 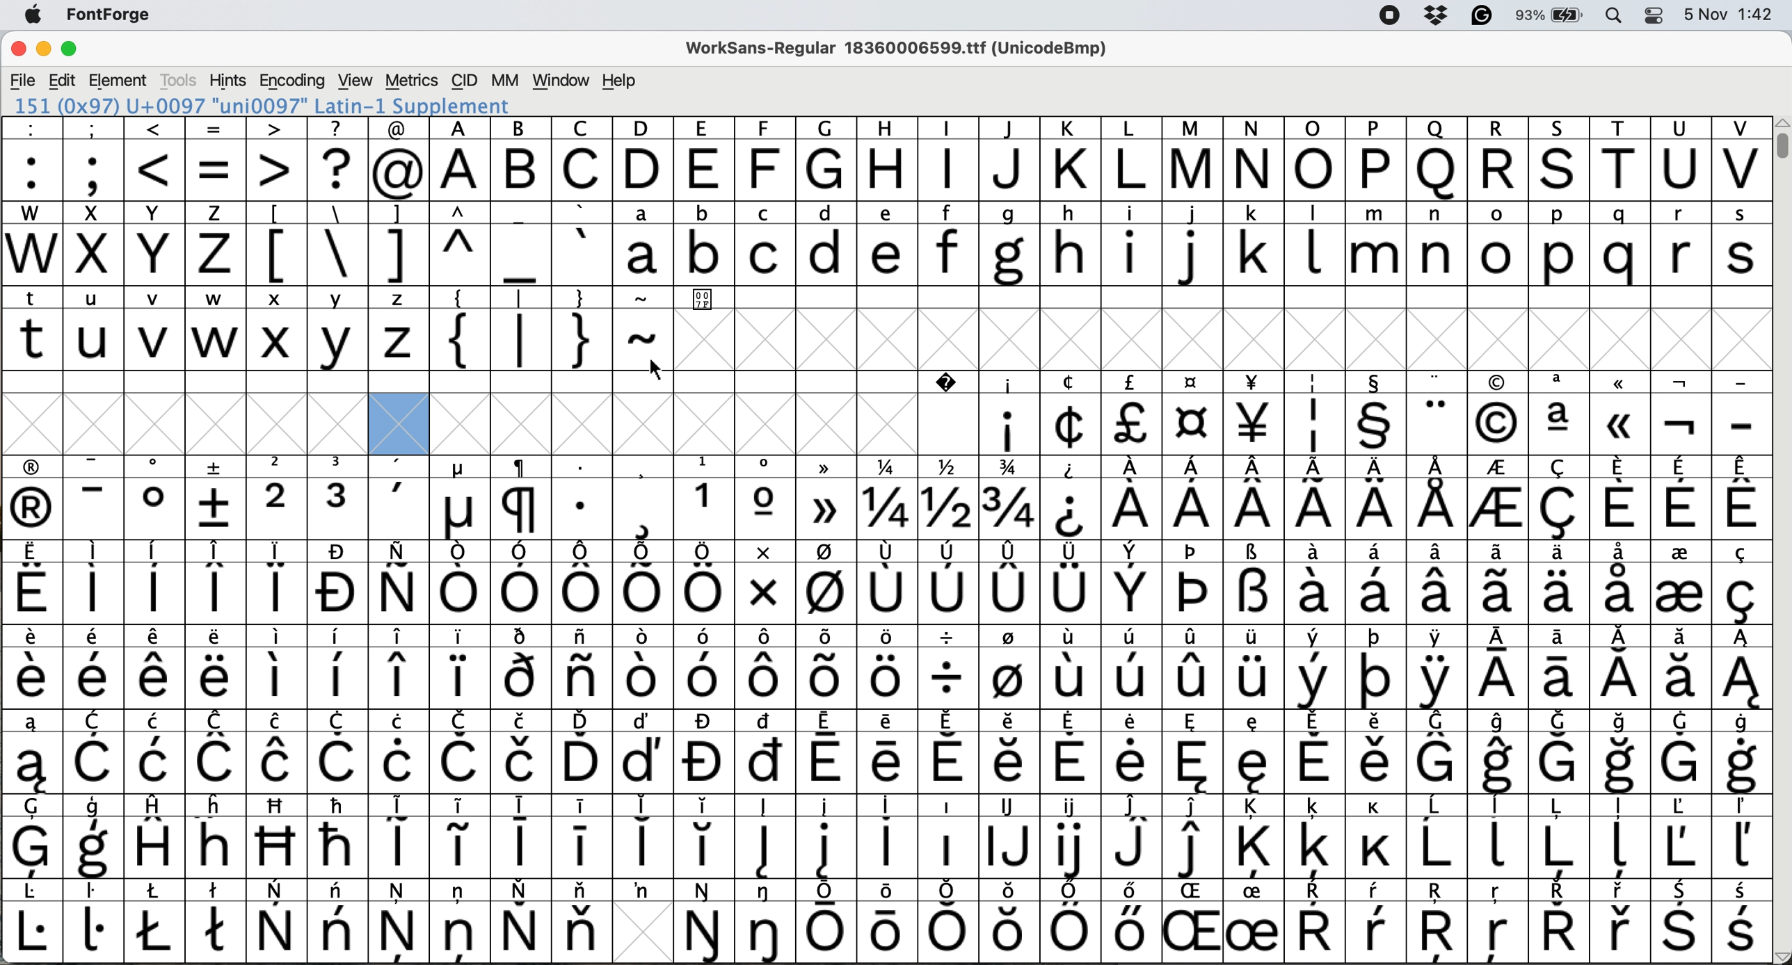 I want to click on symbol, so click(x=1558, y=921).